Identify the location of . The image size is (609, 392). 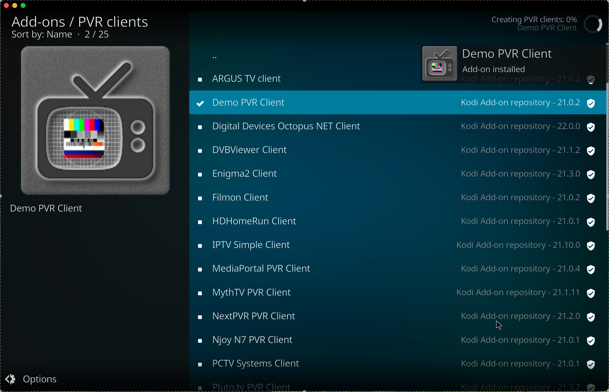
(395, 340).